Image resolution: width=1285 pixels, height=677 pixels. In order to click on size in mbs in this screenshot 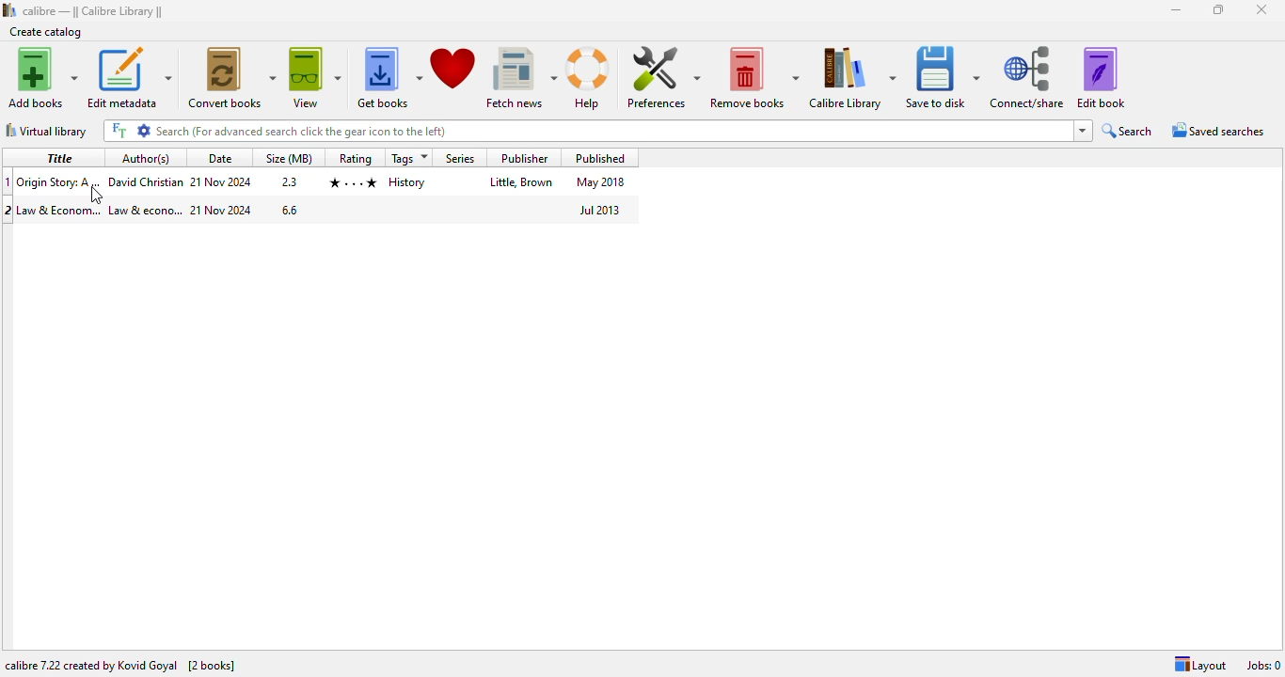, I will do `click(291, 181)`.